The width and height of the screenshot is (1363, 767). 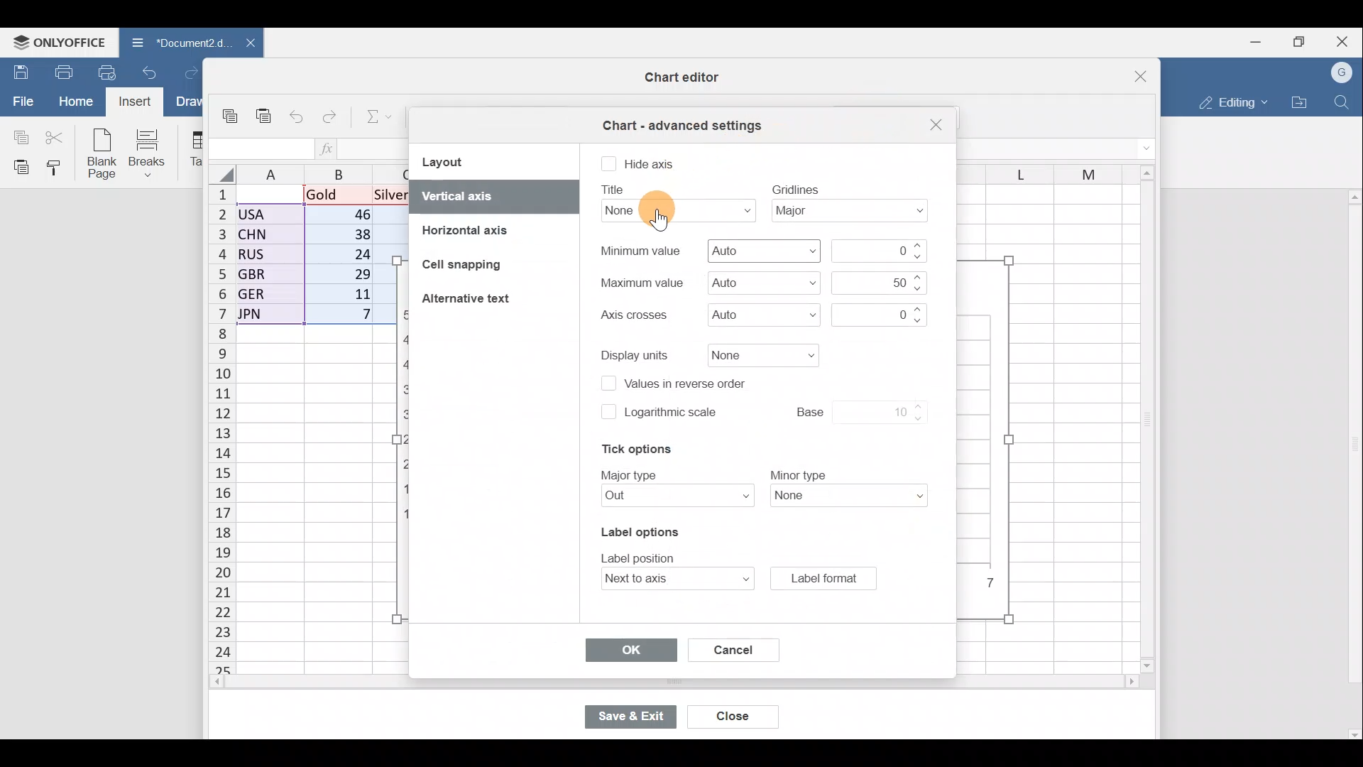 I want to click on text, so click(x=636, y=354).